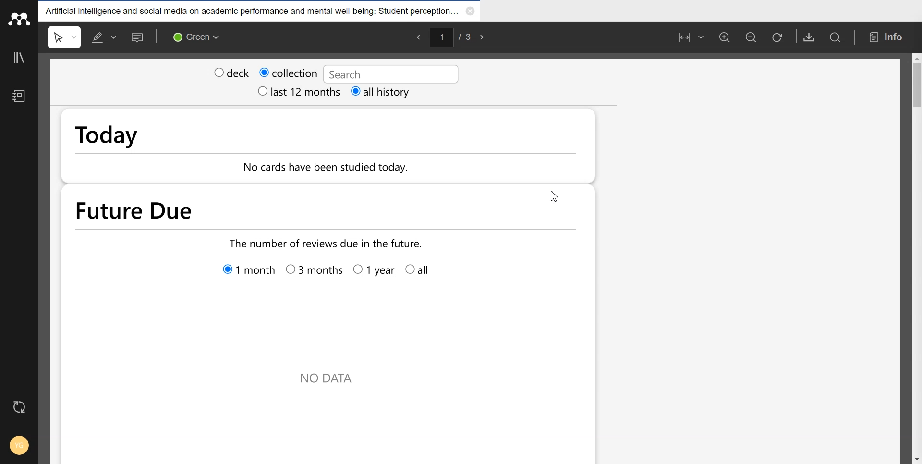  Describe the element at coordinates (20, 58) in the screenshot. I see `Library` at that location.